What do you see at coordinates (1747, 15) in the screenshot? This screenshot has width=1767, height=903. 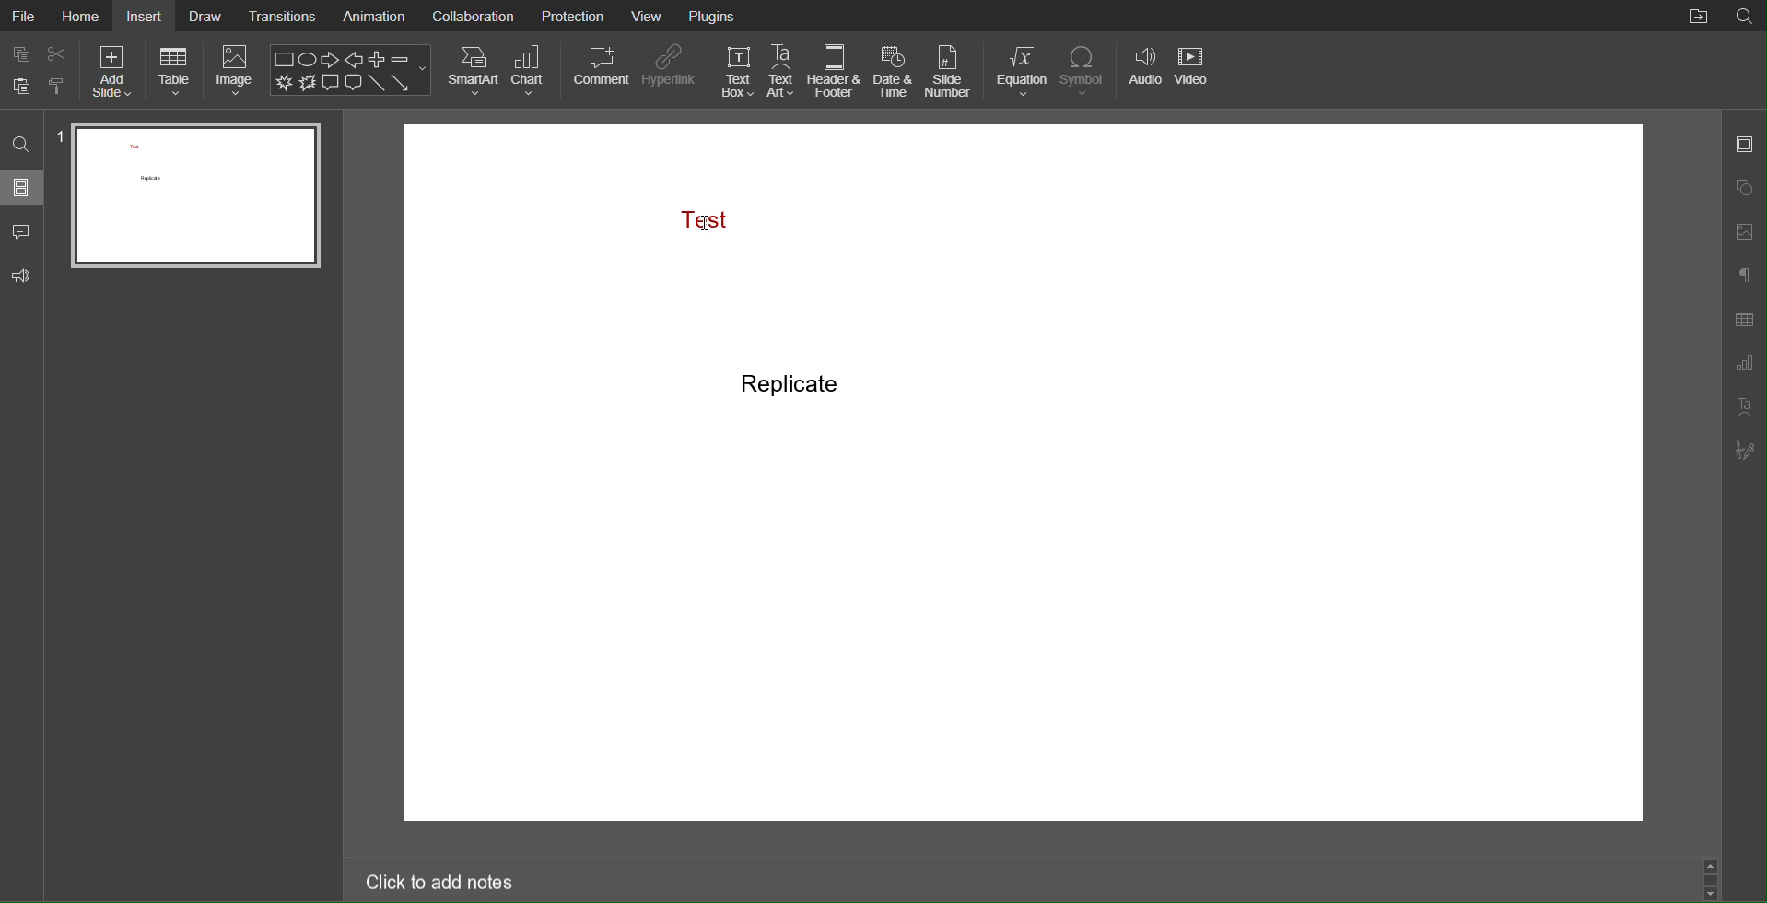 I see `Search` at bounding box center [1747, 15].